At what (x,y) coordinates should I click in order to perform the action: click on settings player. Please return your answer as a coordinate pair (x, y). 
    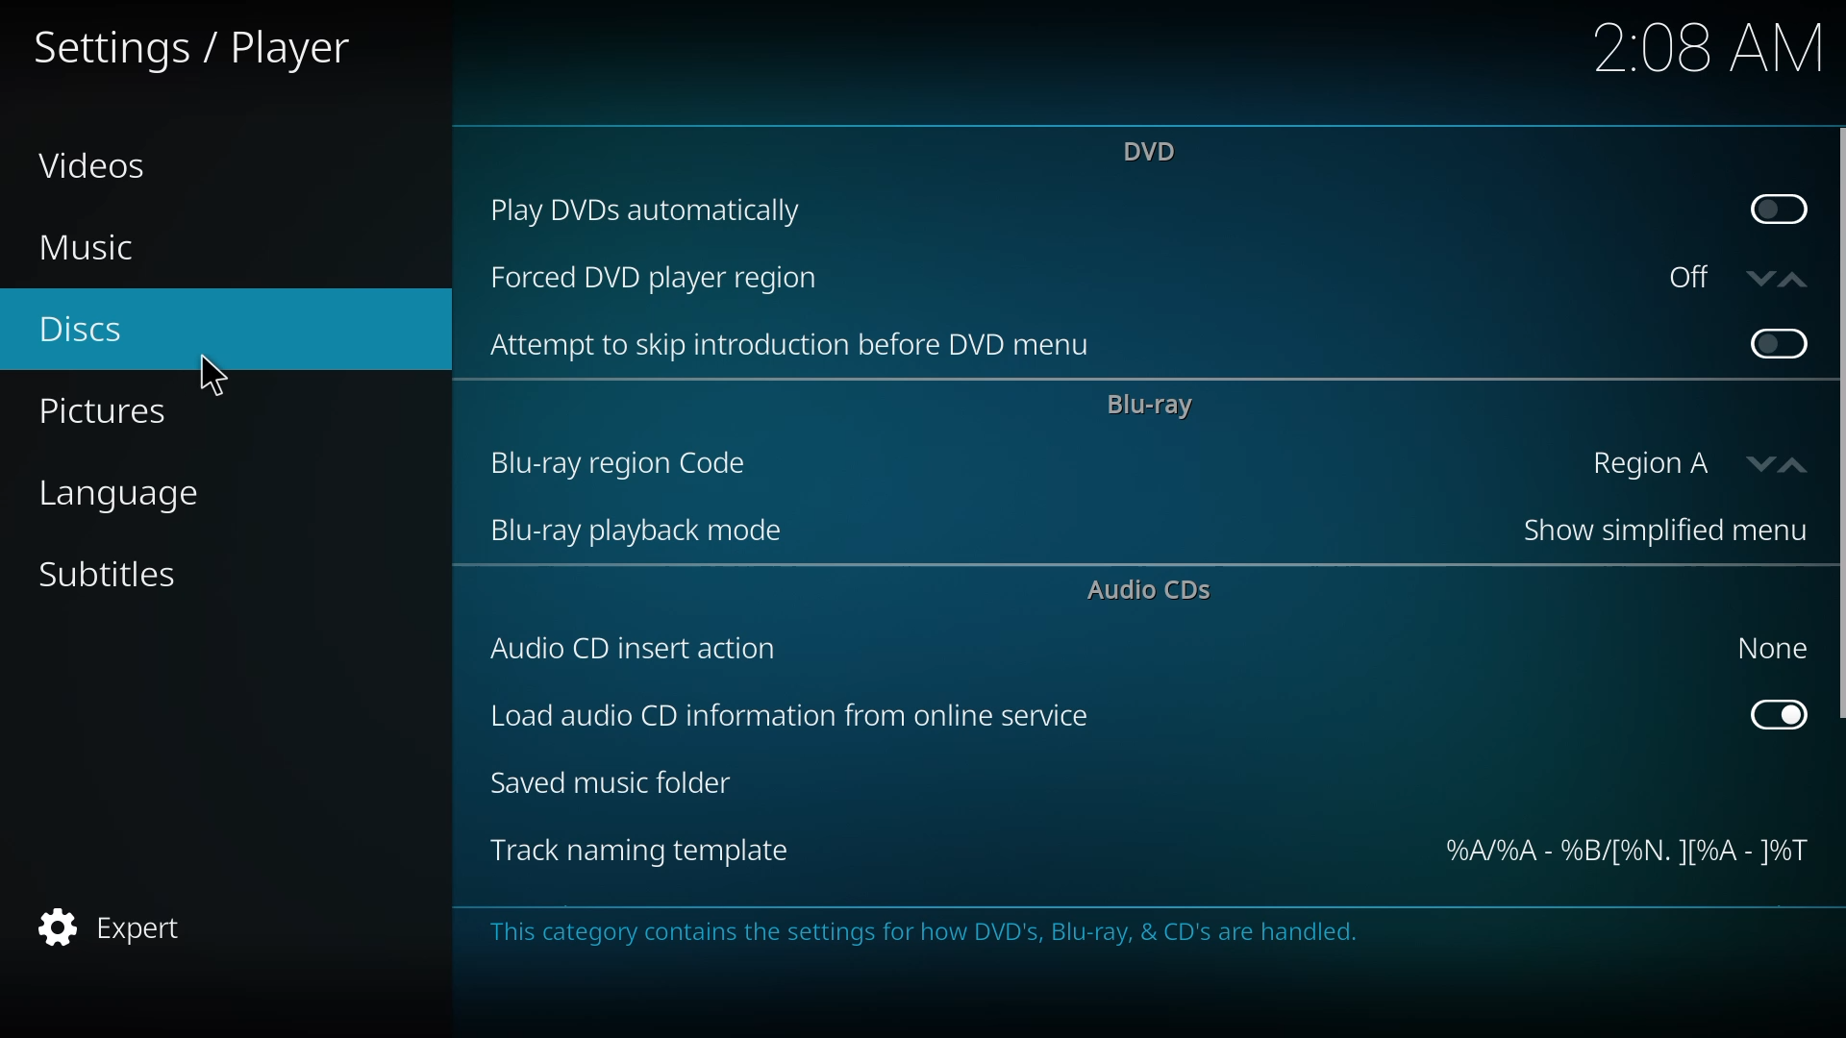
    Looking at the image, I should click on (203, 45).